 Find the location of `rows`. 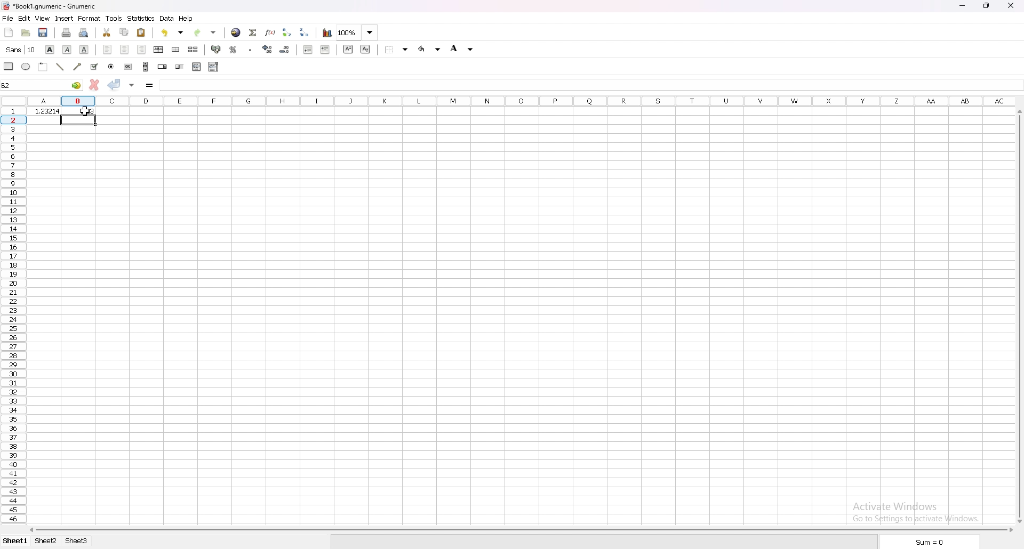

rows is located at coordinates (16, 315).